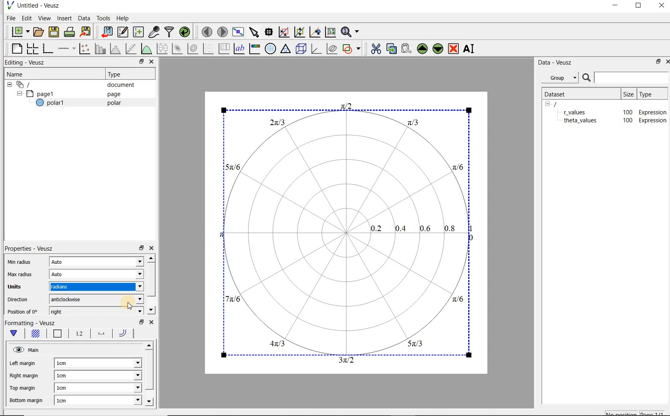  Describe the element at coordinates (65, 376) in the screenshot. I see `1cm` at that location.